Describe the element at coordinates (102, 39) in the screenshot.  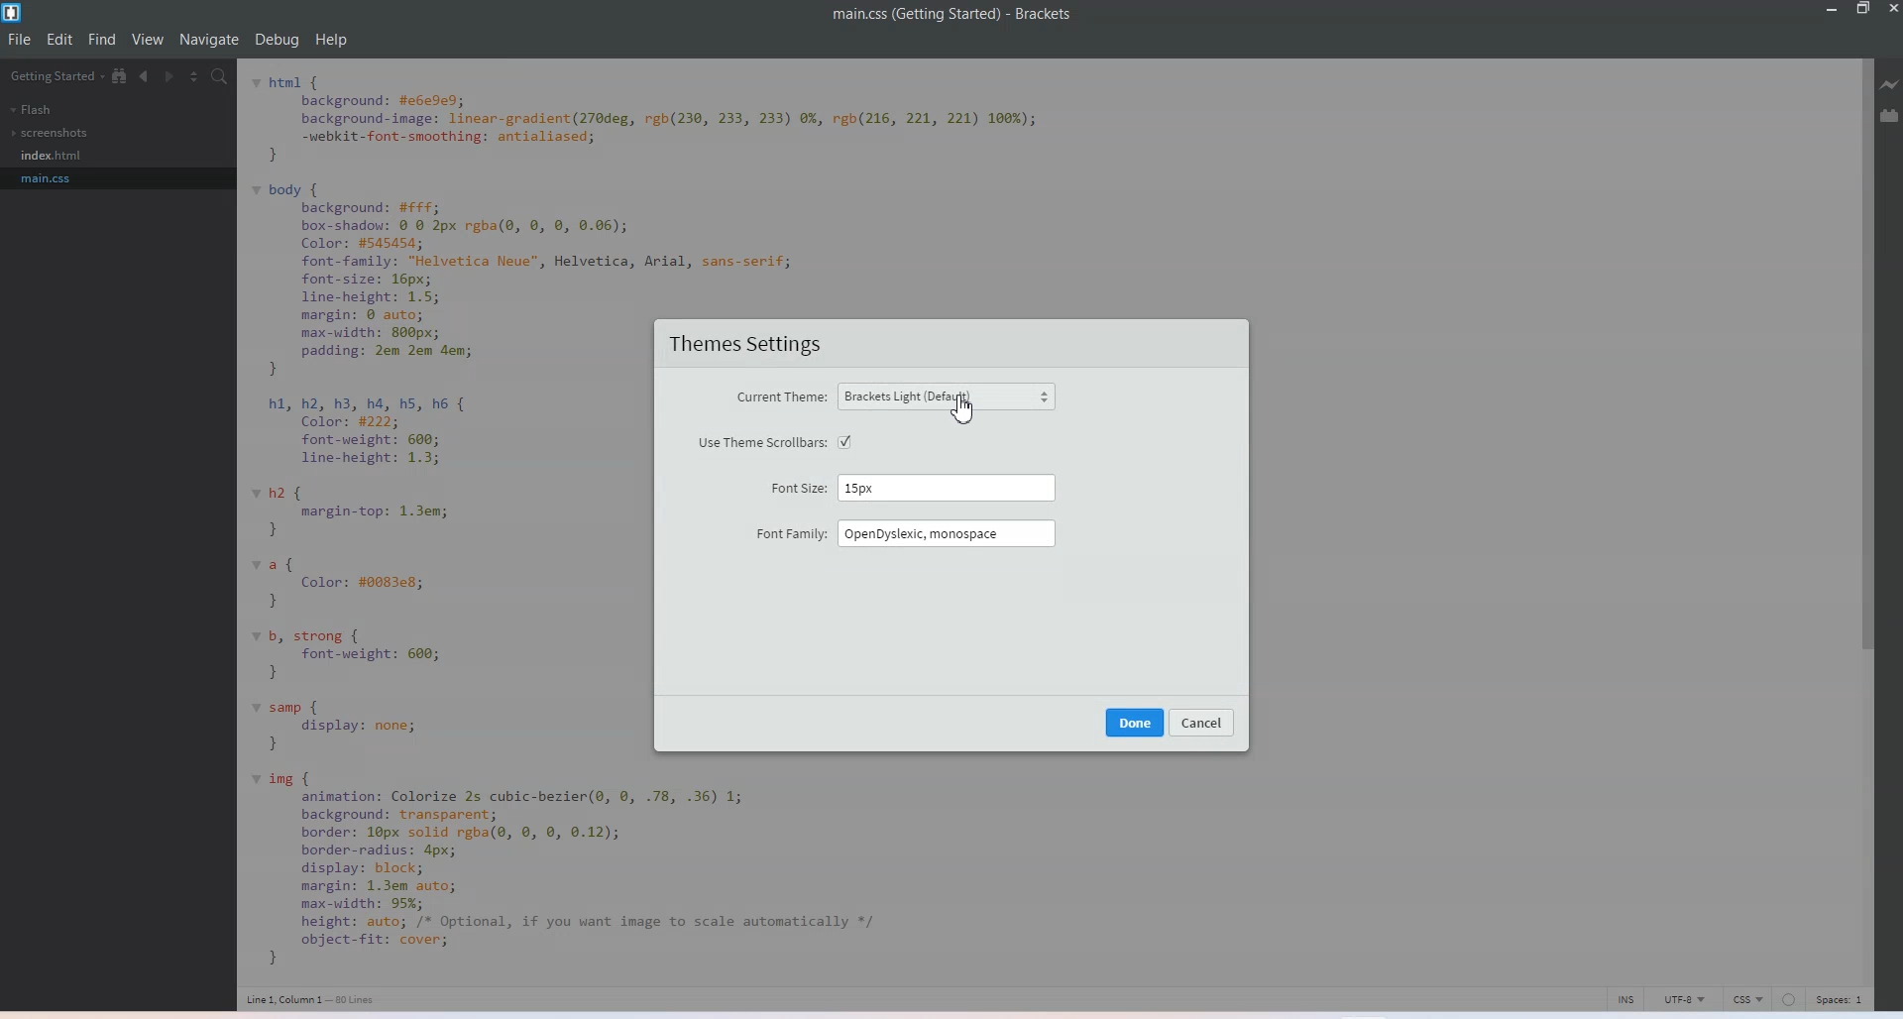
I see `Find` at that location.